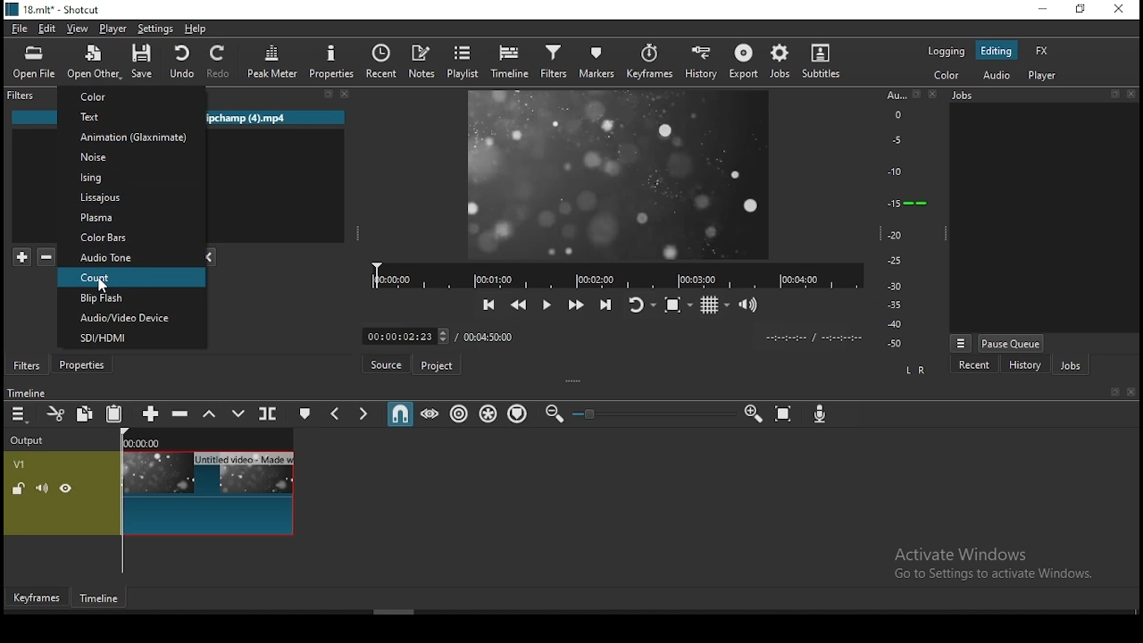  I want to click on close window, so click(1120, 12).